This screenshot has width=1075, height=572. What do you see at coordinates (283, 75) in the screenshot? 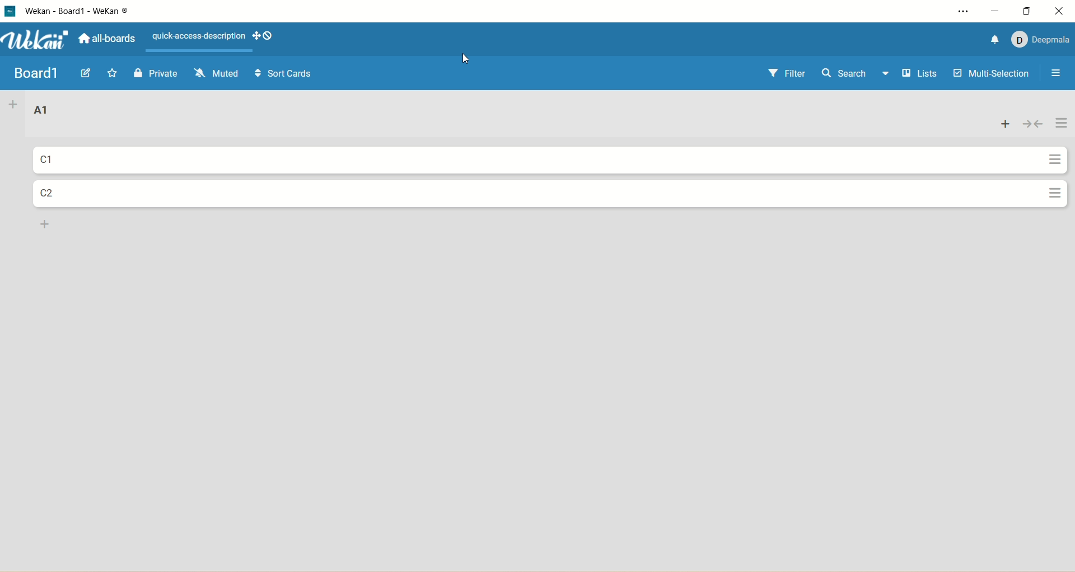
I see `sort cards` at bounding box center [283, 75].